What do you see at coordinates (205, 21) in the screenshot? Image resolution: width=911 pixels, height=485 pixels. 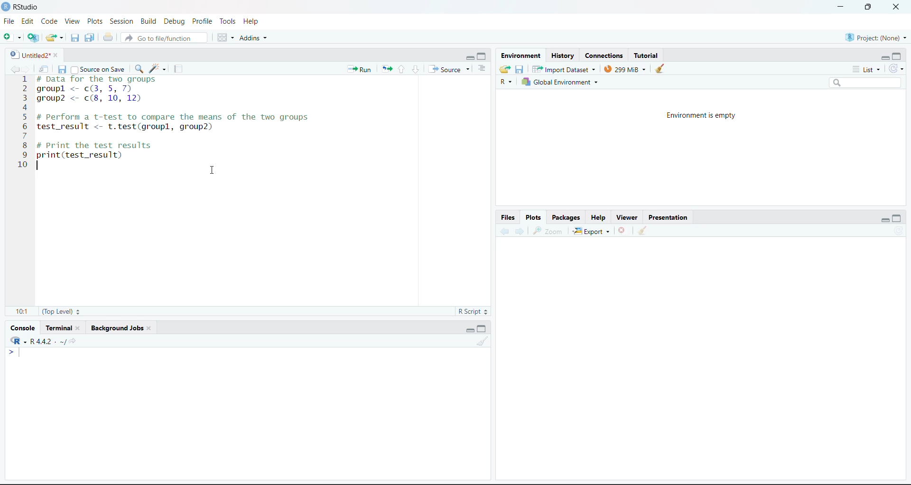 I see `Profile` at bounding box center [205, 21].